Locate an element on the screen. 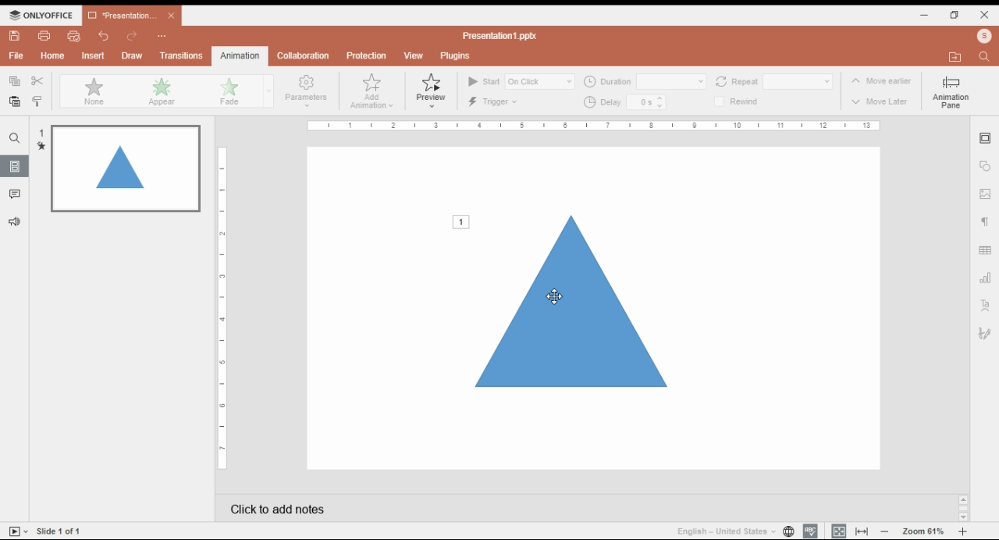 This screenshot has width=999, height=540. animation is located at coordinates (242, 55).